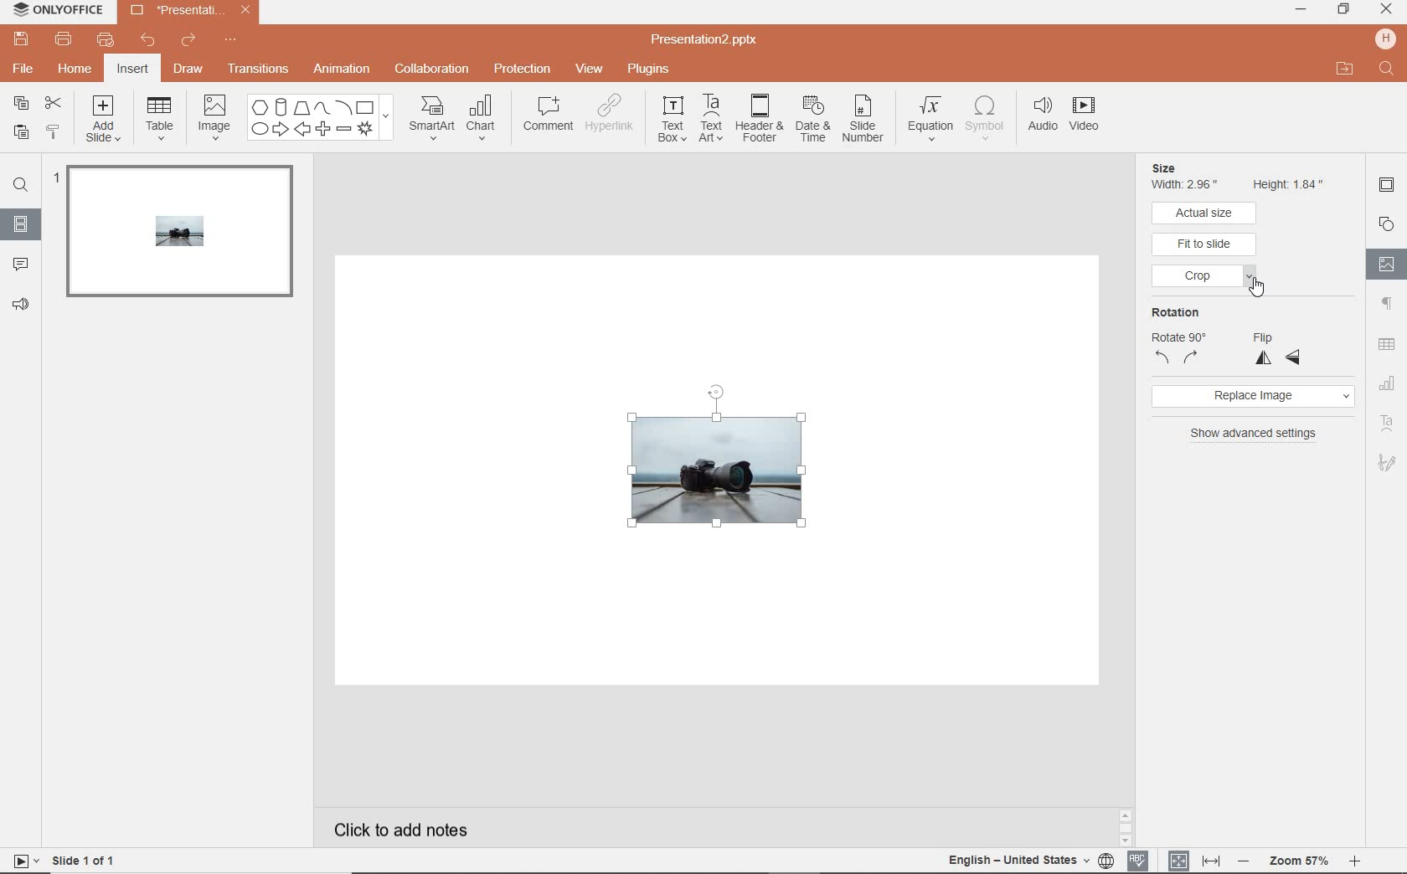 The width and height of the screenshot is (1407, 874). What do you see at coordinates (1255, 434) in the screenshot?
I see `show advanced settings` at bounding box center [1255, 434].